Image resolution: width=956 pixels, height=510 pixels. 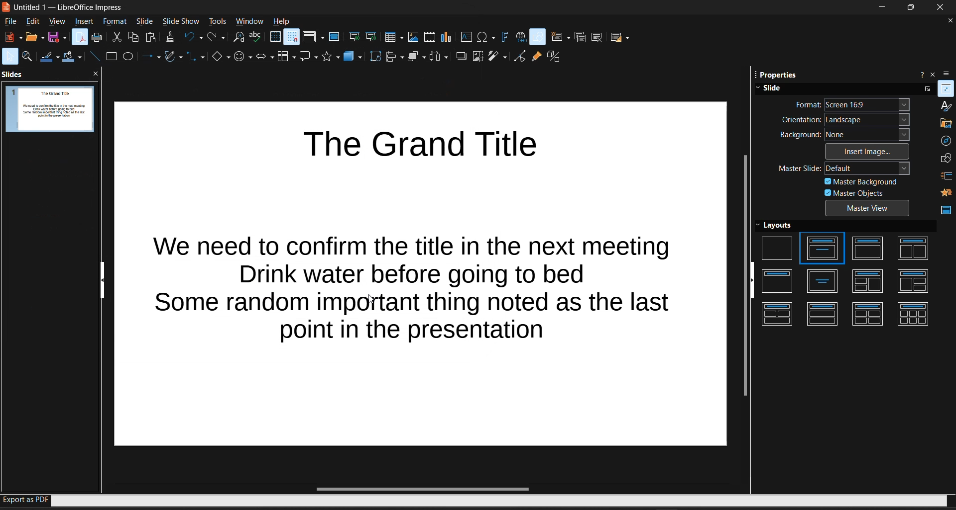 I want to click on circle, so click(x=127, y=57).